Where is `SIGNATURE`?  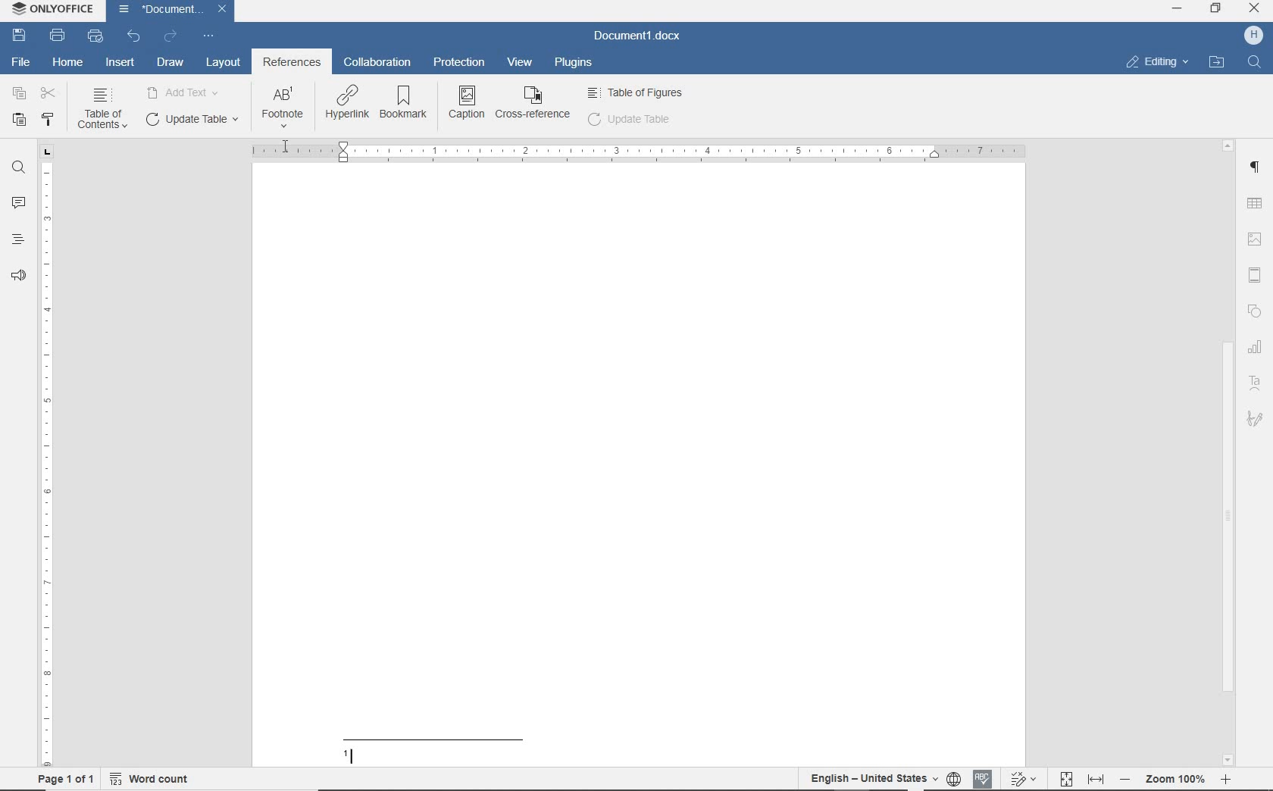
SIGNATURE is located at coordinates (1255, 420).